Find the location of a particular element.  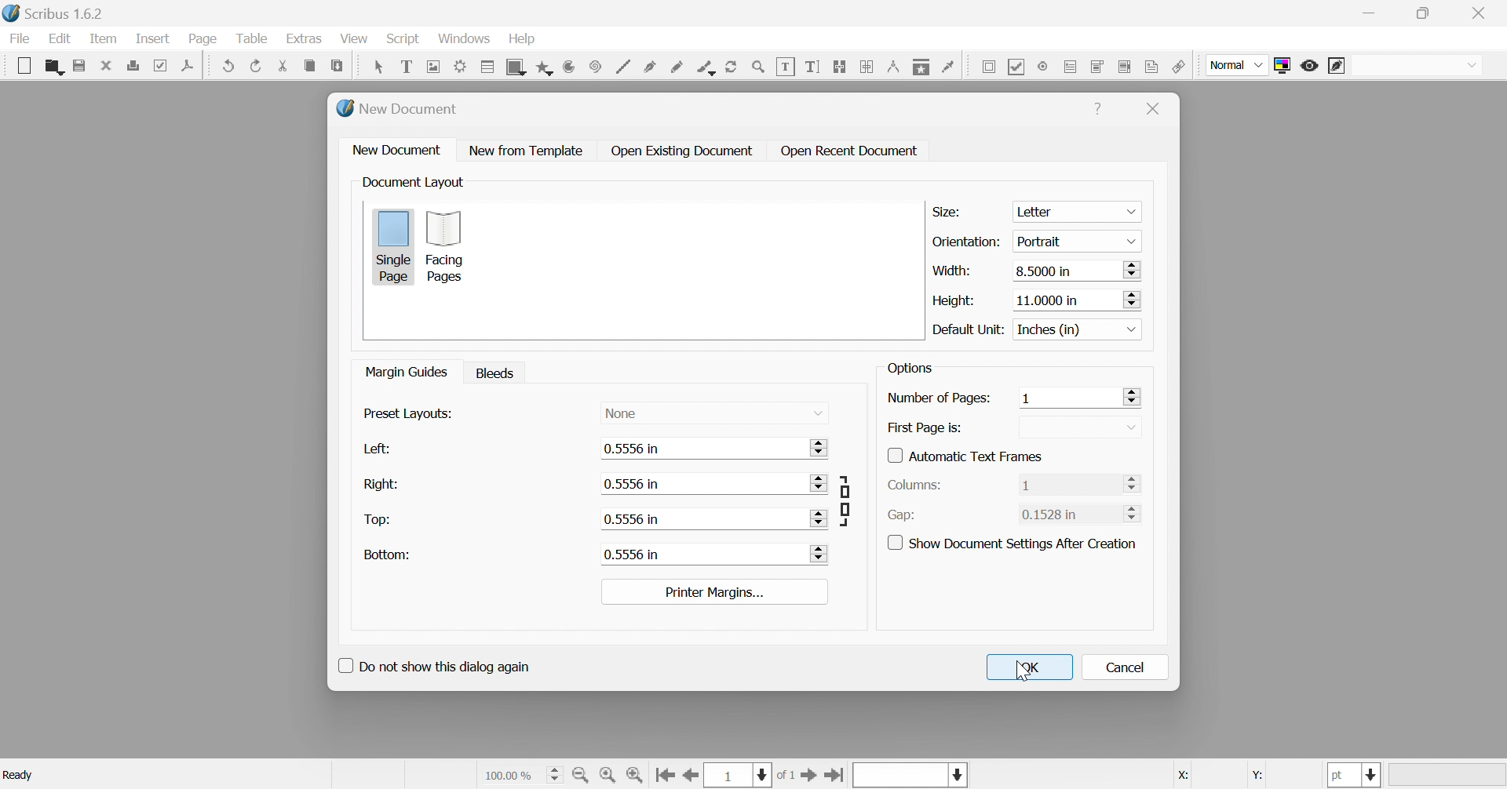

go to first page is located at coordinates (664, 773).